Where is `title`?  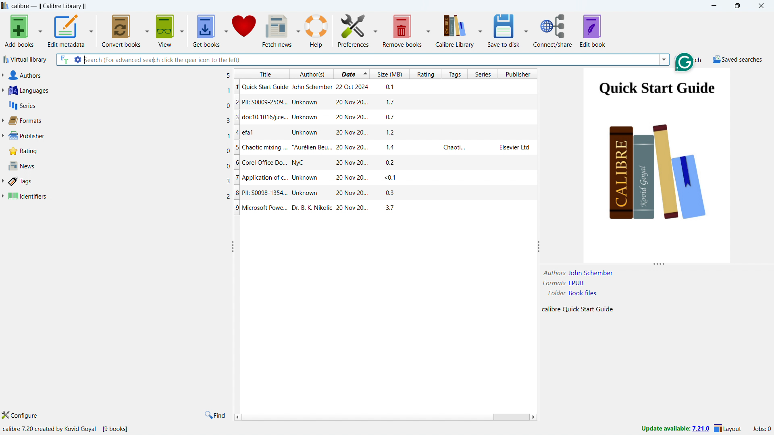
title is located at coordinates (49, 6).